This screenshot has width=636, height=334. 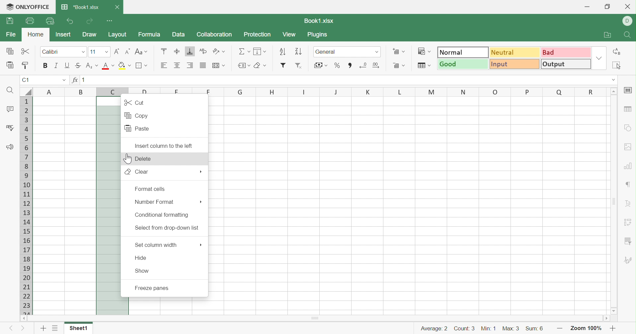 I want to click on Layout, so click(x=118, y=34).